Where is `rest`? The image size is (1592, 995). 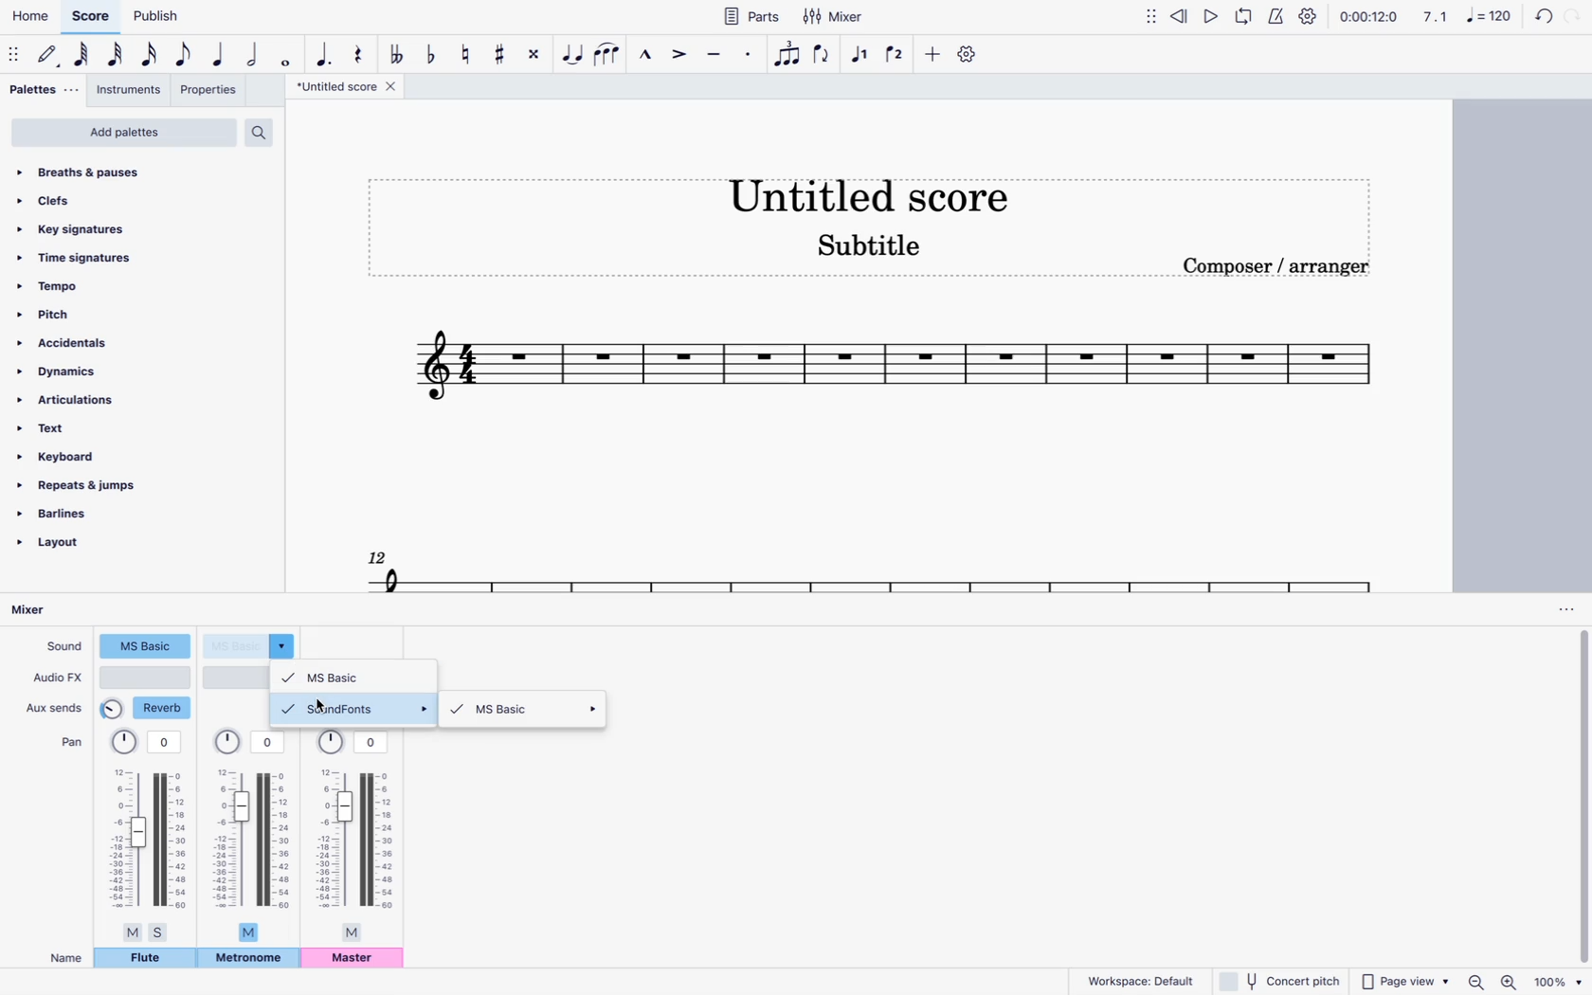 rest is located at coordinates (357, 49).